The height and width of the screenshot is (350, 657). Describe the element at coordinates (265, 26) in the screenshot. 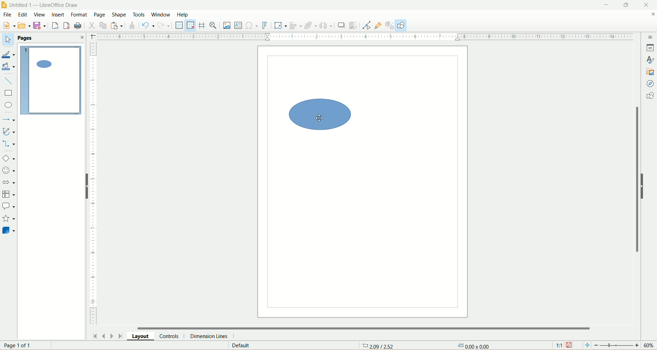

I see `fontwork text` at that location.